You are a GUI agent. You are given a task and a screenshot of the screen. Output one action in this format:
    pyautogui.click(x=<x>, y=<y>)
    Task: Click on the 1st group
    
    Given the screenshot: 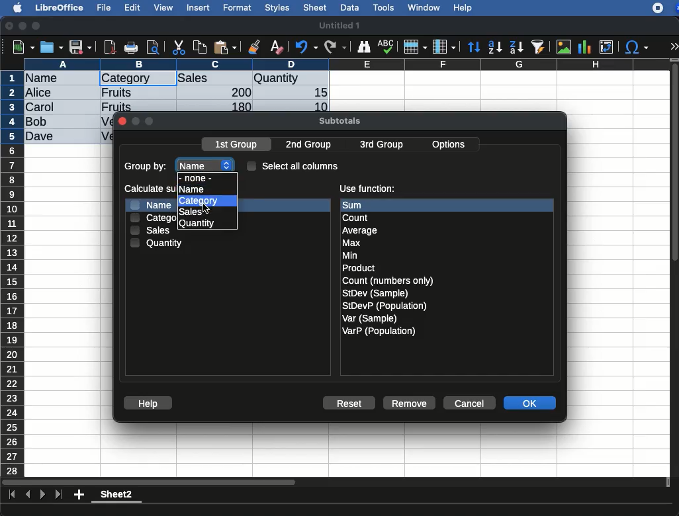 What is the action you would take?
    pyautogui.click(x=238, y=146)
    